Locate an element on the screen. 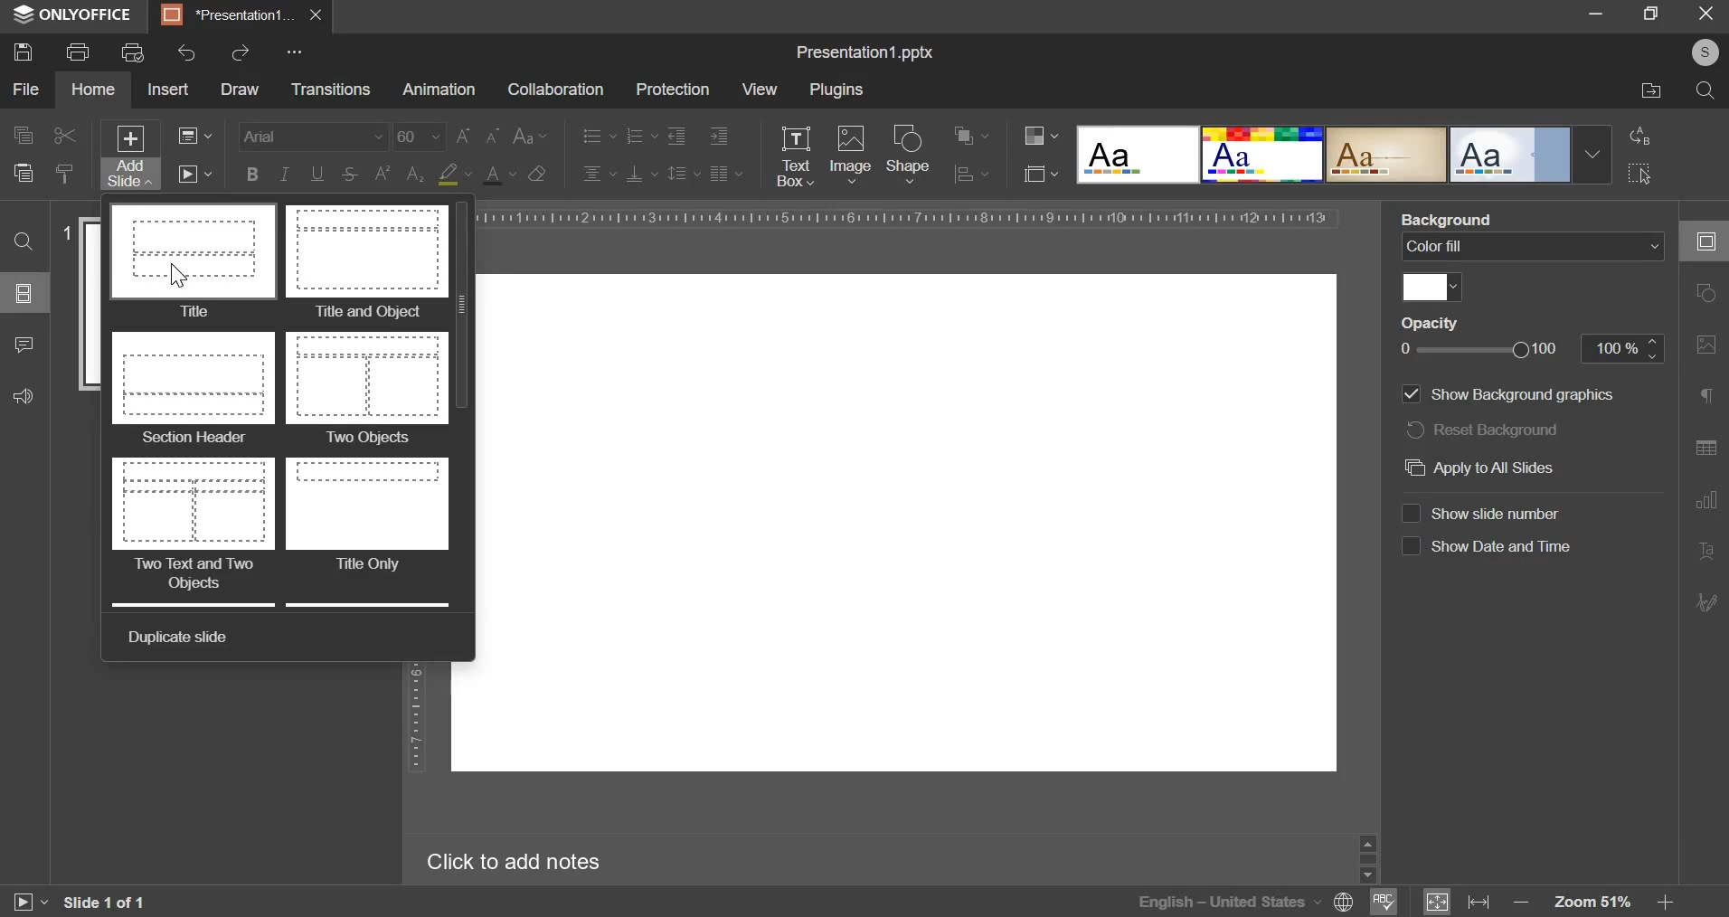 This screenshot has height=917, width=1729. section header is located at coordinates (192, 390).